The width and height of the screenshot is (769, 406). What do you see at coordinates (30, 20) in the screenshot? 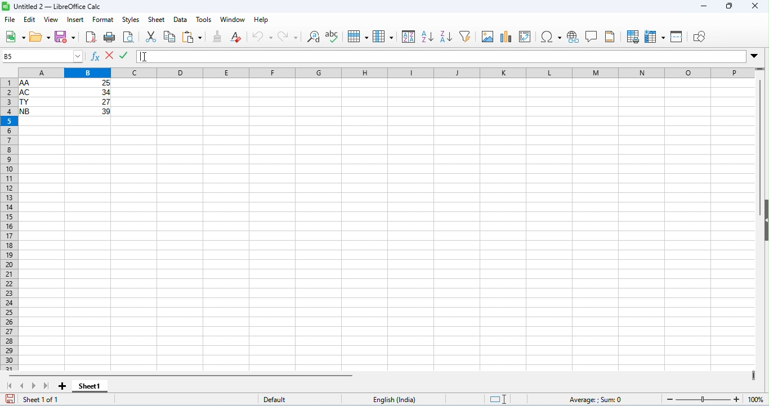
I see `edit` at bounding box center [30, 20].